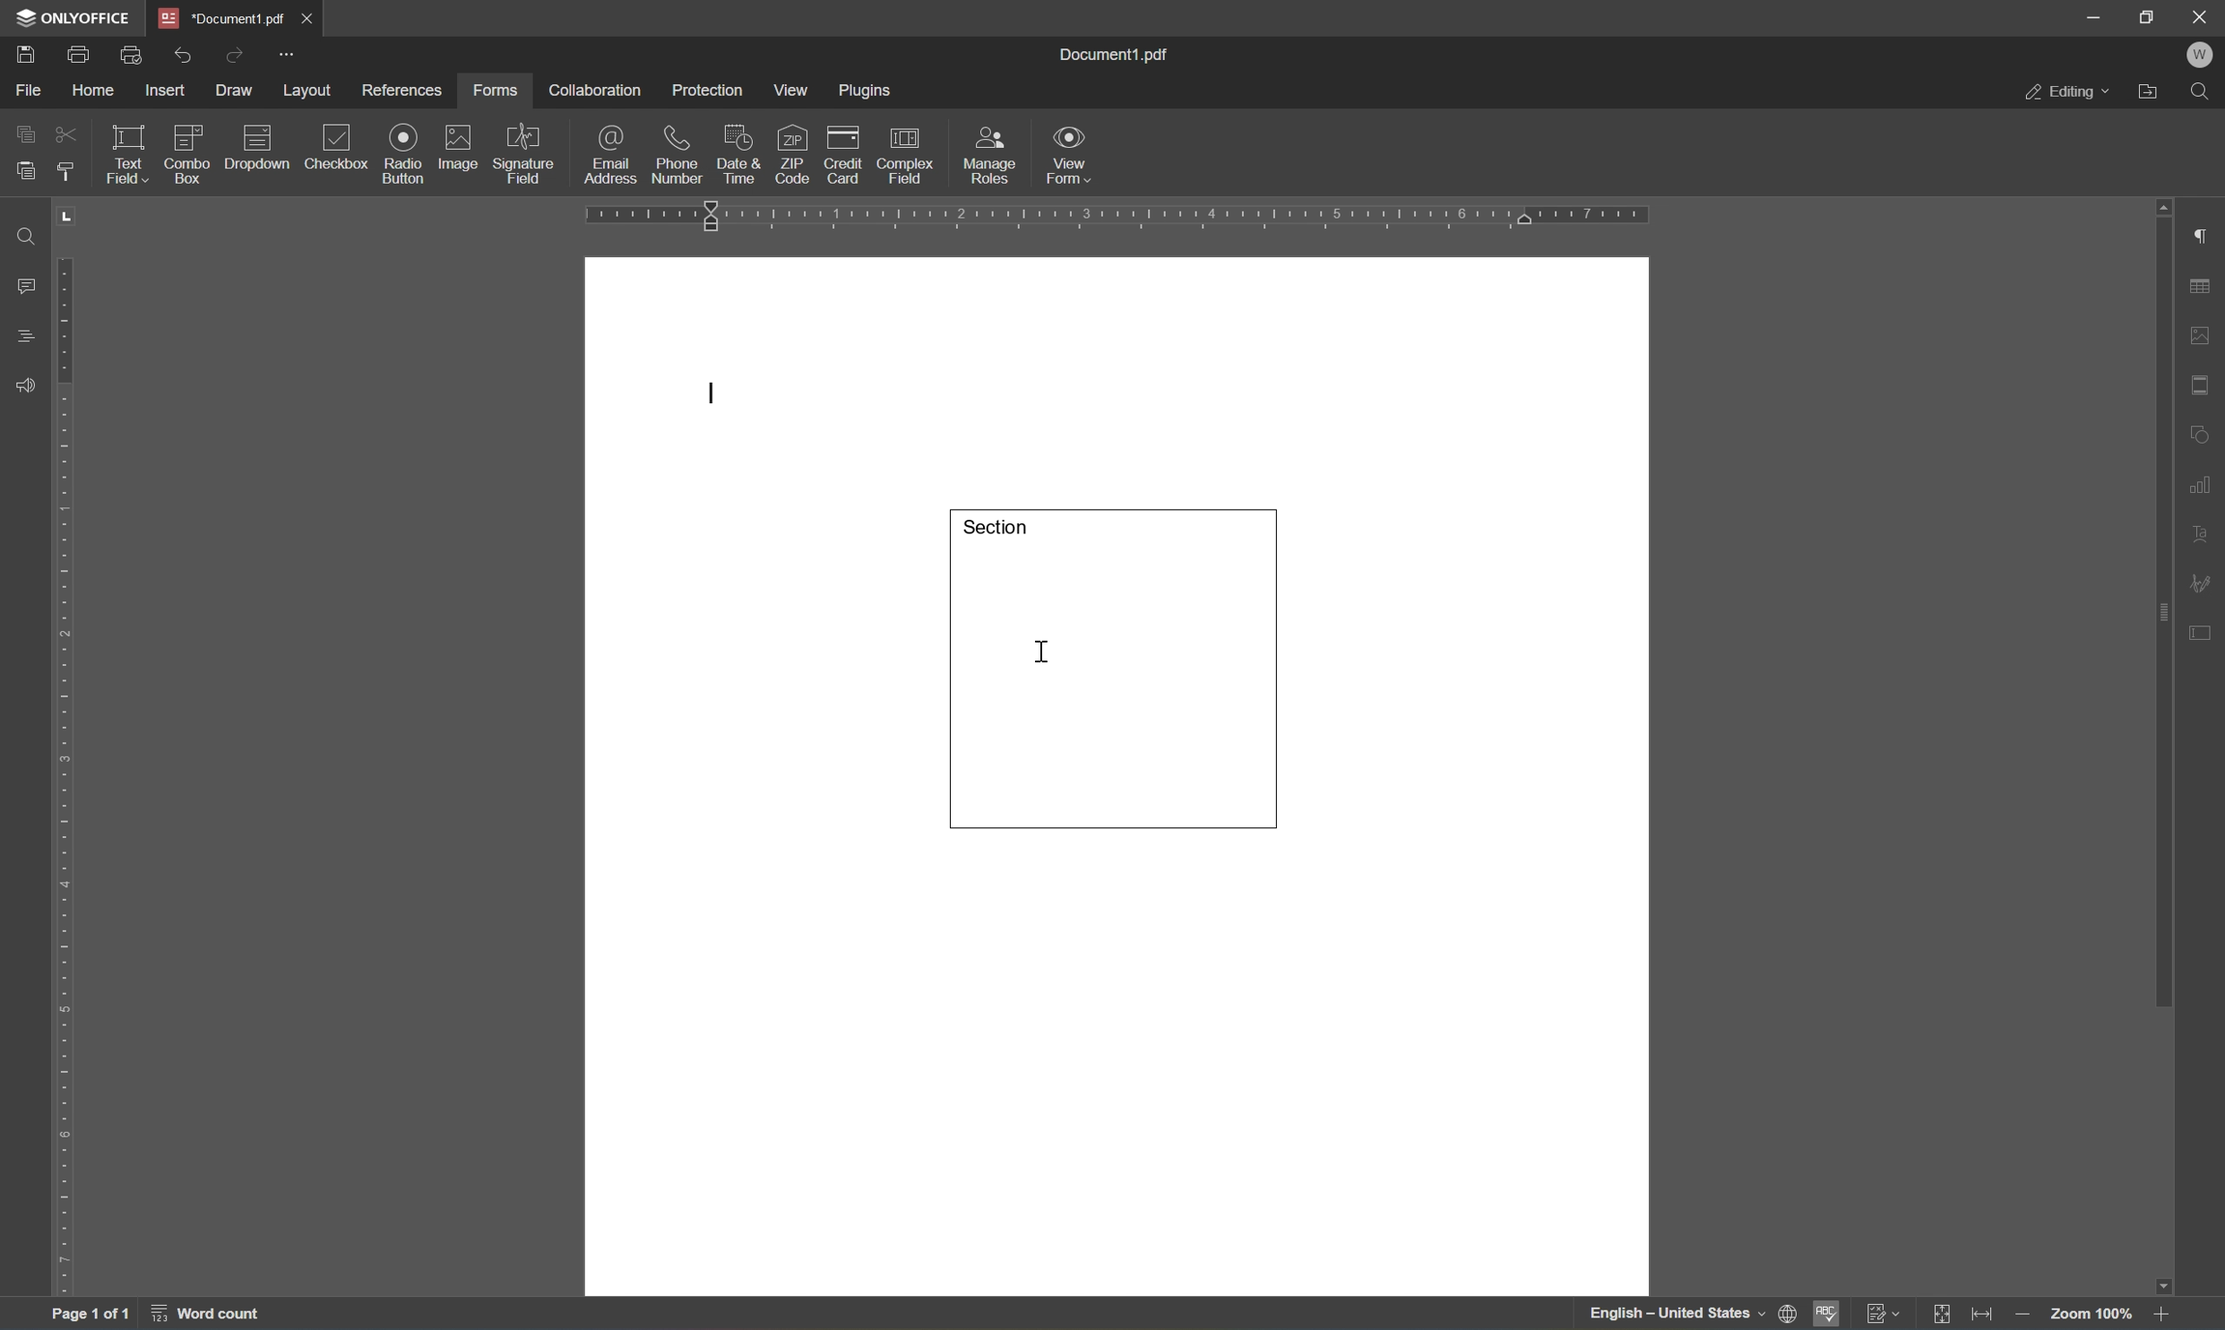 Image resolution: width=2225 pixels, height=1330 pixels. What do you see at coordinates (1123, 54) in the screenshot?
I see `document.pdf` at bounding box center [1123, 54].